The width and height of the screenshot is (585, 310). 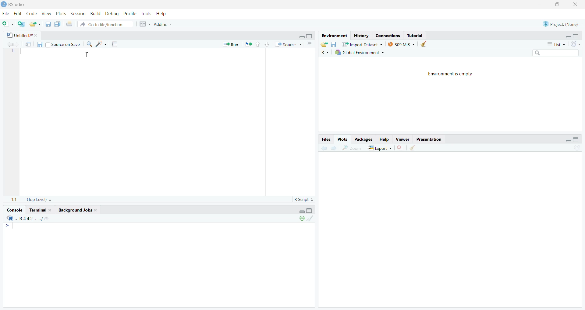 What do you see at coordinates (566, 141) in the screenshot?
I see `minimise` at bounding box center [566, 141].